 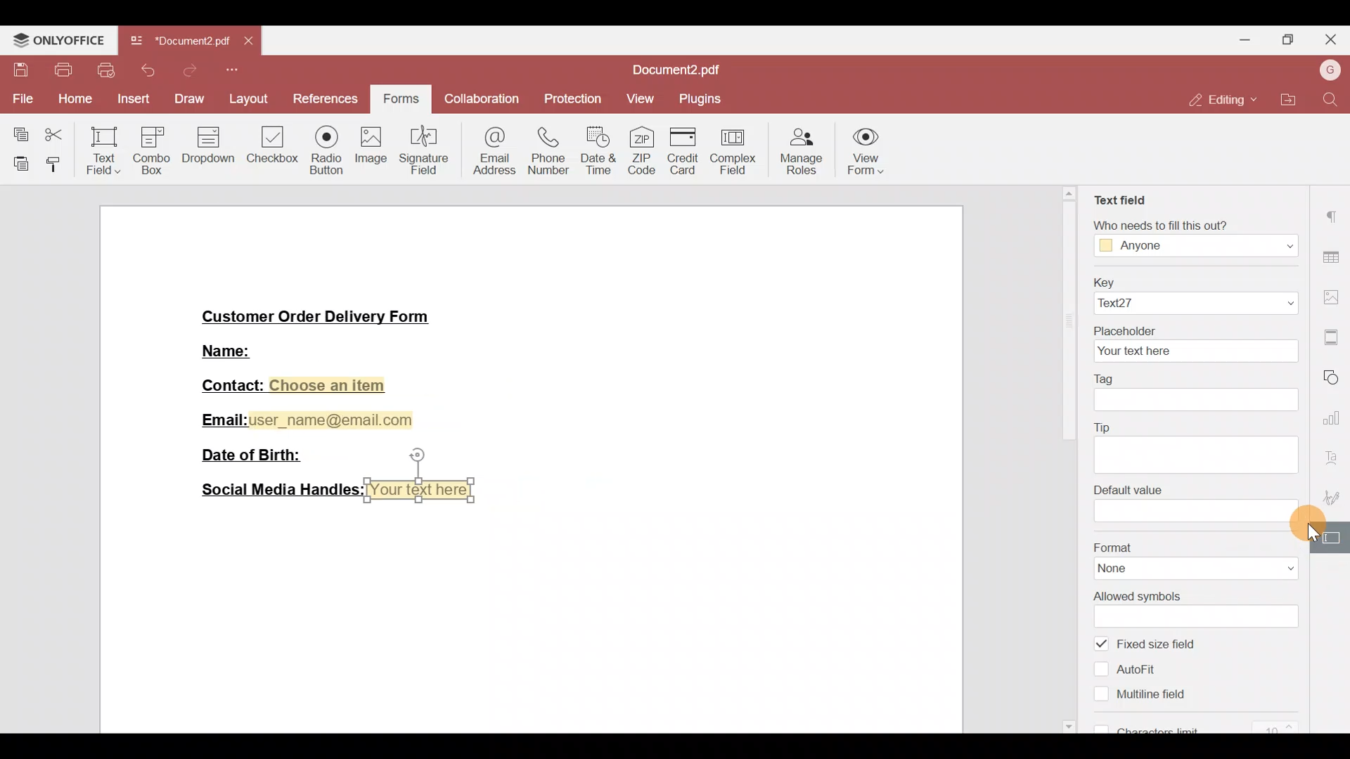 What do you see at coordinates (150, 70) in the screenshot?
I see `Undo` at bounding box center [150, 70].